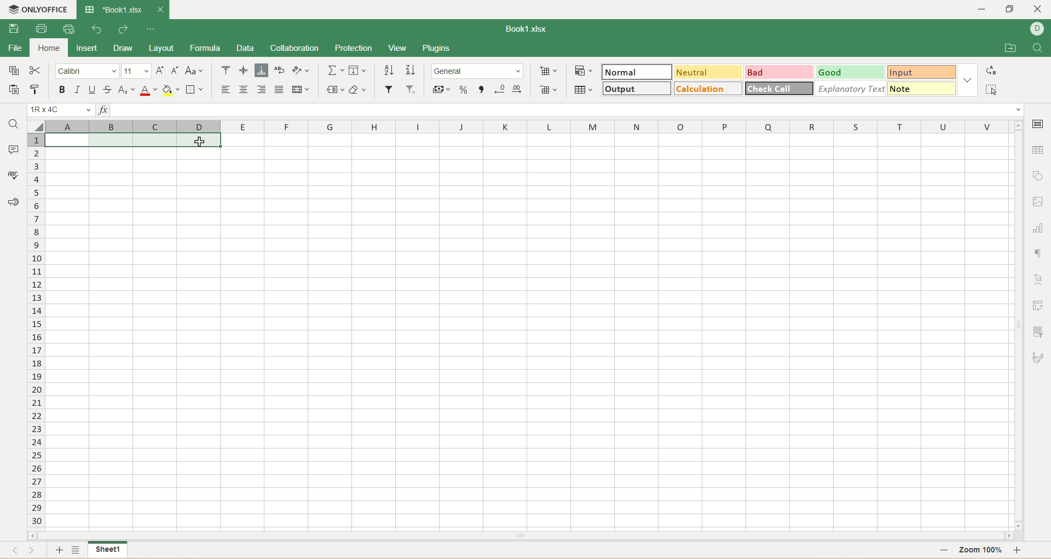 The height and width of the screenshot is (559, 1051). What do you see at coordinates (62, 89) in the screenshot?
I see `bold` at bounding box center [62, 89].